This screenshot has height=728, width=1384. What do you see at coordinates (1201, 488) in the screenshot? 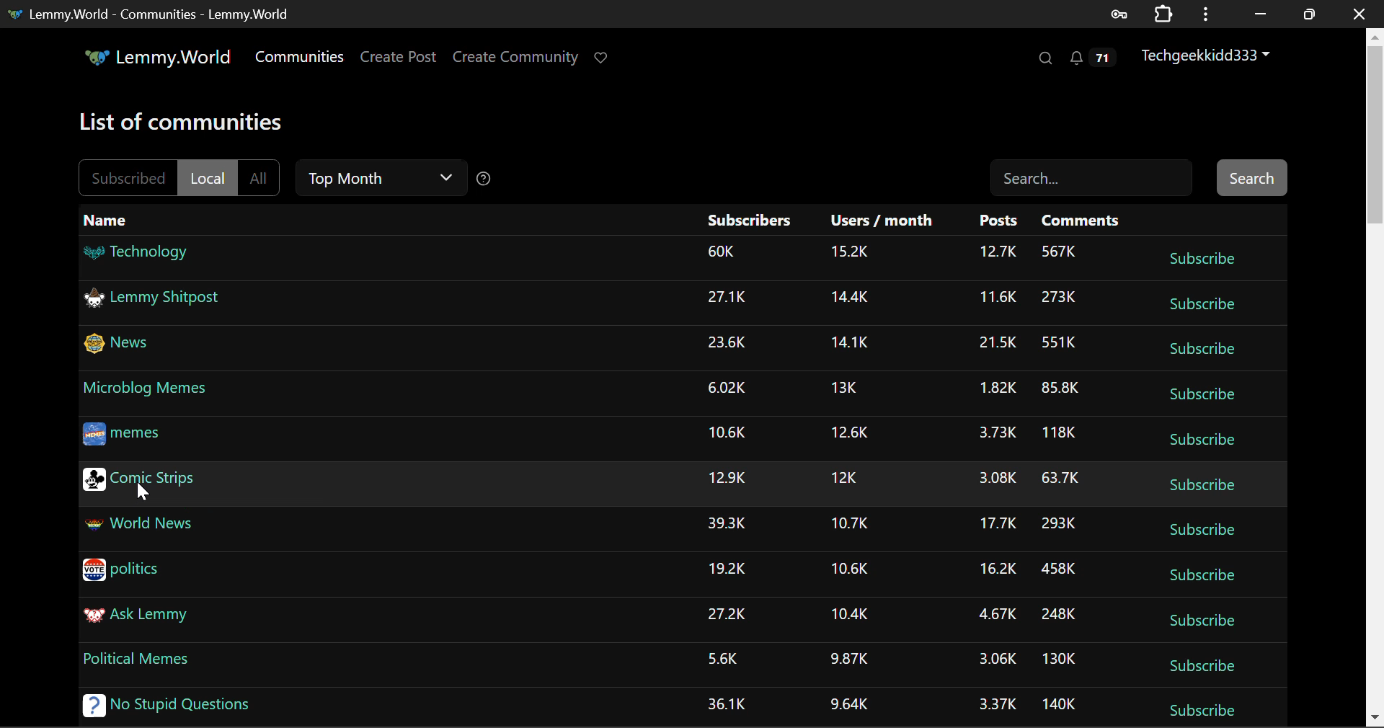
I see `Subscribe` at bounding box center [1201, 488].